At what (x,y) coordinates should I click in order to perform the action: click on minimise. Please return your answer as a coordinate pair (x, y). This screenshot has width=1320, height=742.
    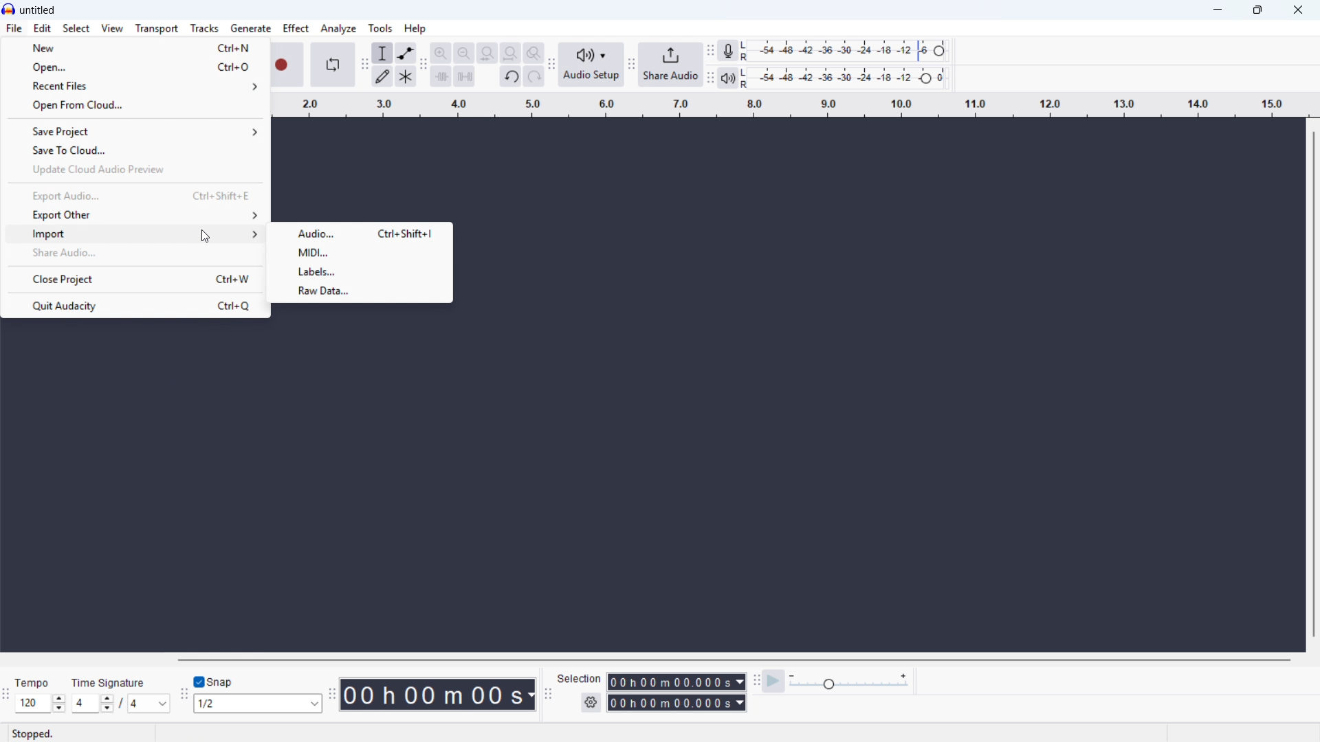
    Looking at the image, I should click on (1219, 10).